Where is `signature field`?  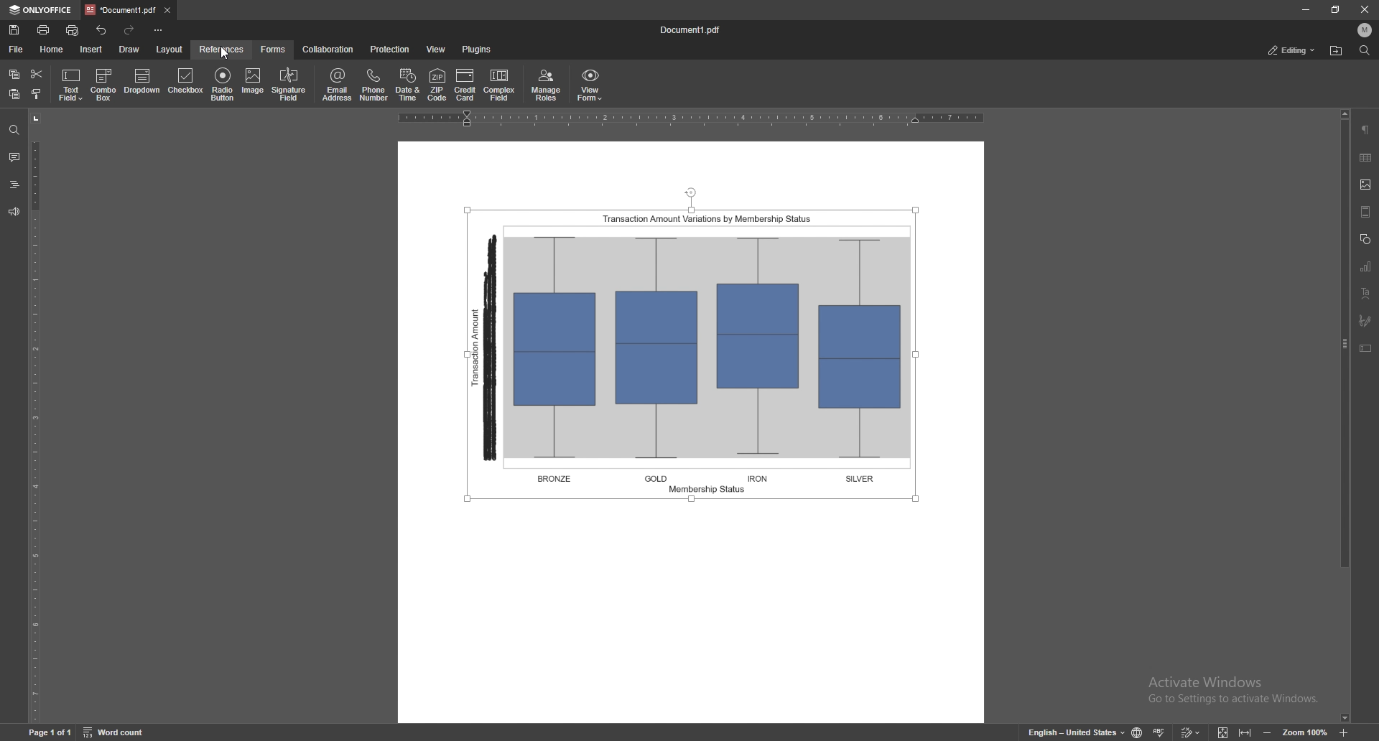 signature field is located at coordinates (289, 85).